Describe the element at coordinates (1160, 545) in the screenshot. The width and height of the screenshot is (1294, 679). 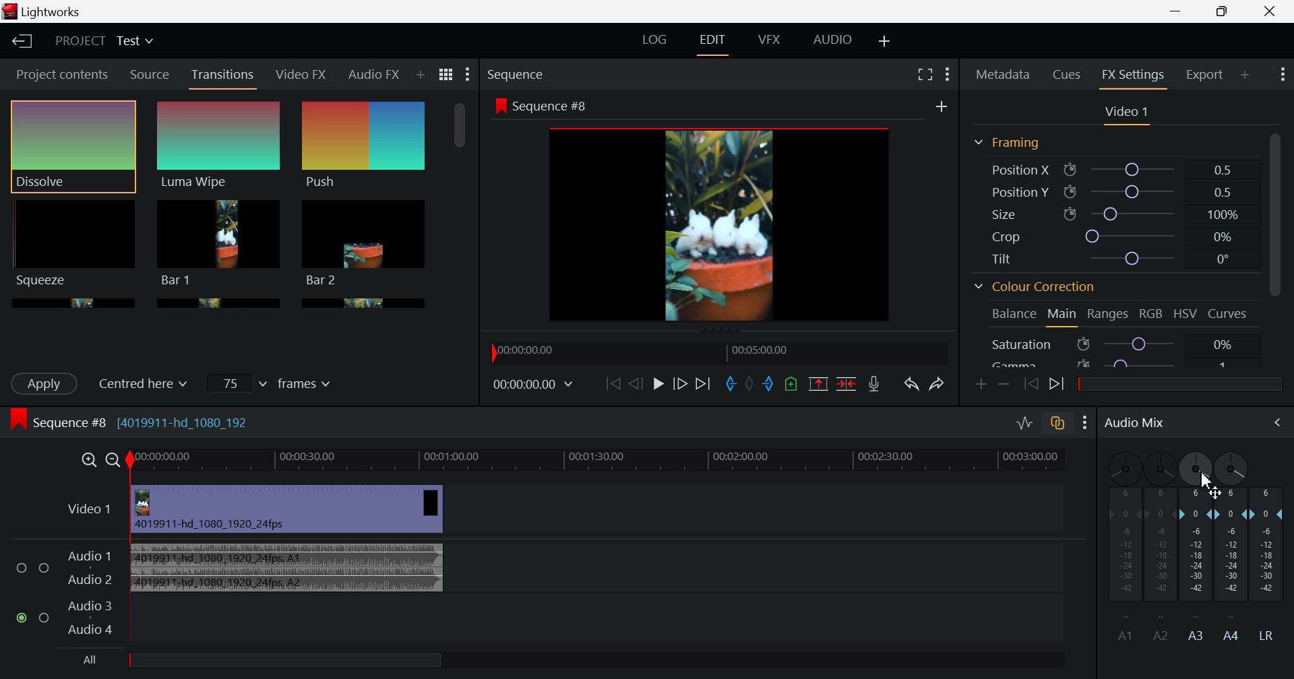
I see `A2 Channel Disabled` at that location.